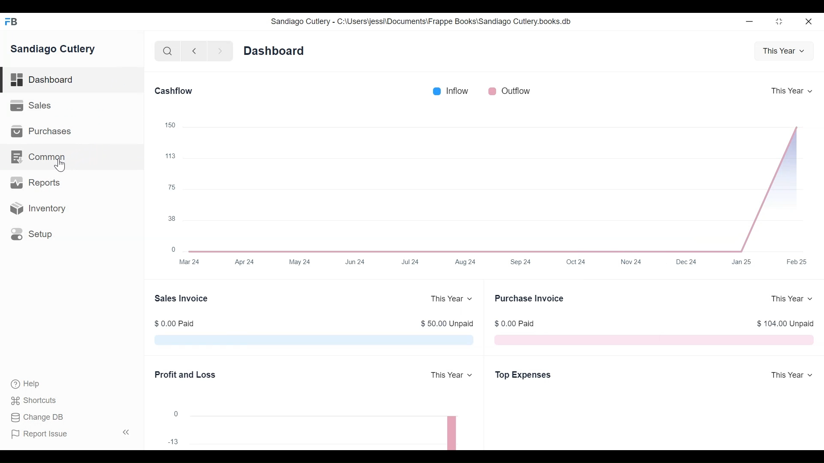 The image size is (824, 463). Describe the element at coordinates (411, 261) in the screenshot. I see `Jul 24` at that location.